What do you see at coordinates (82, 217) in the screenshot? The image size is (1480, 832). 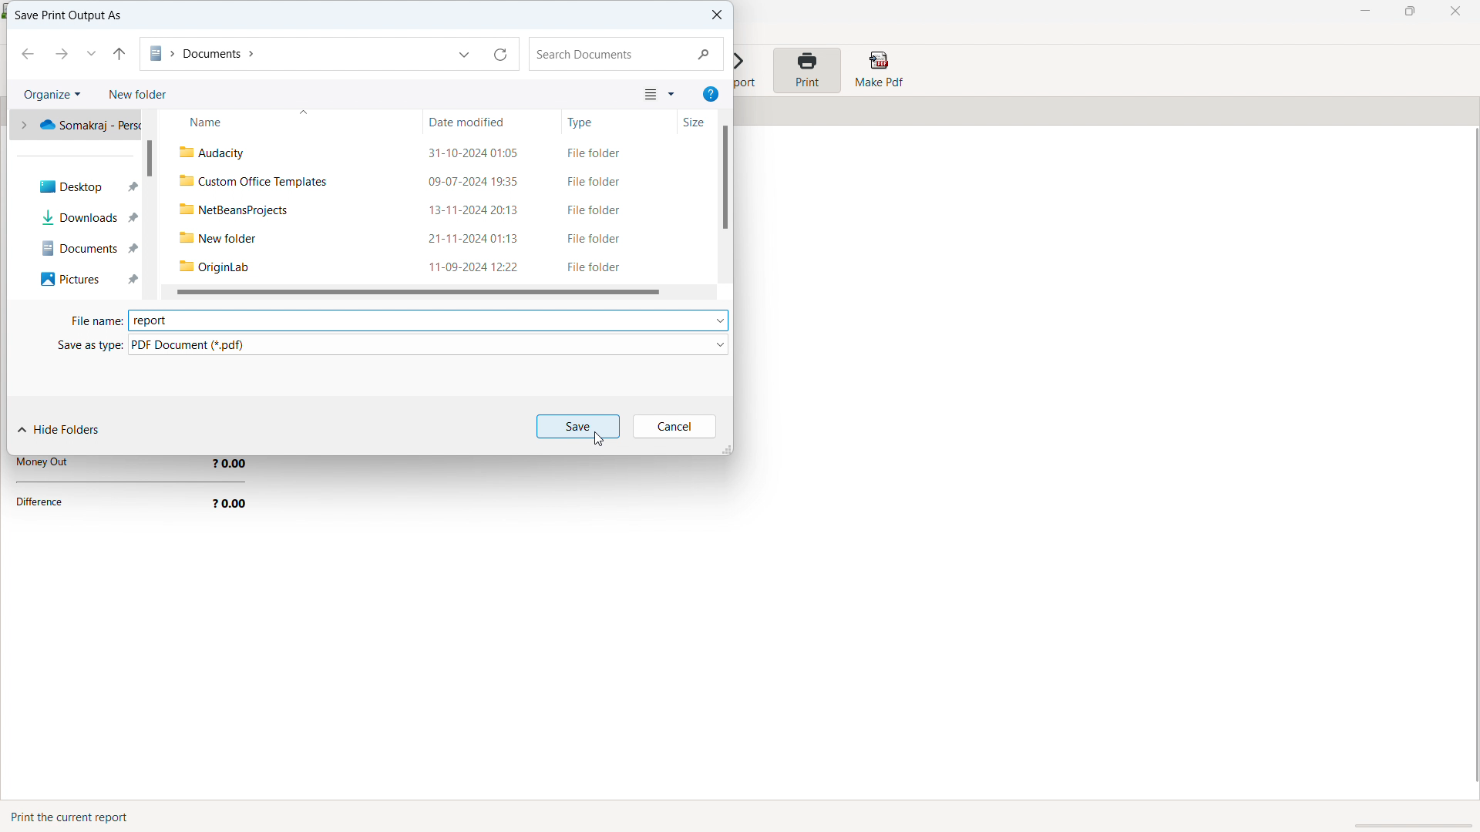 I see `4 Downloads ` at bounding box center [82, 217].